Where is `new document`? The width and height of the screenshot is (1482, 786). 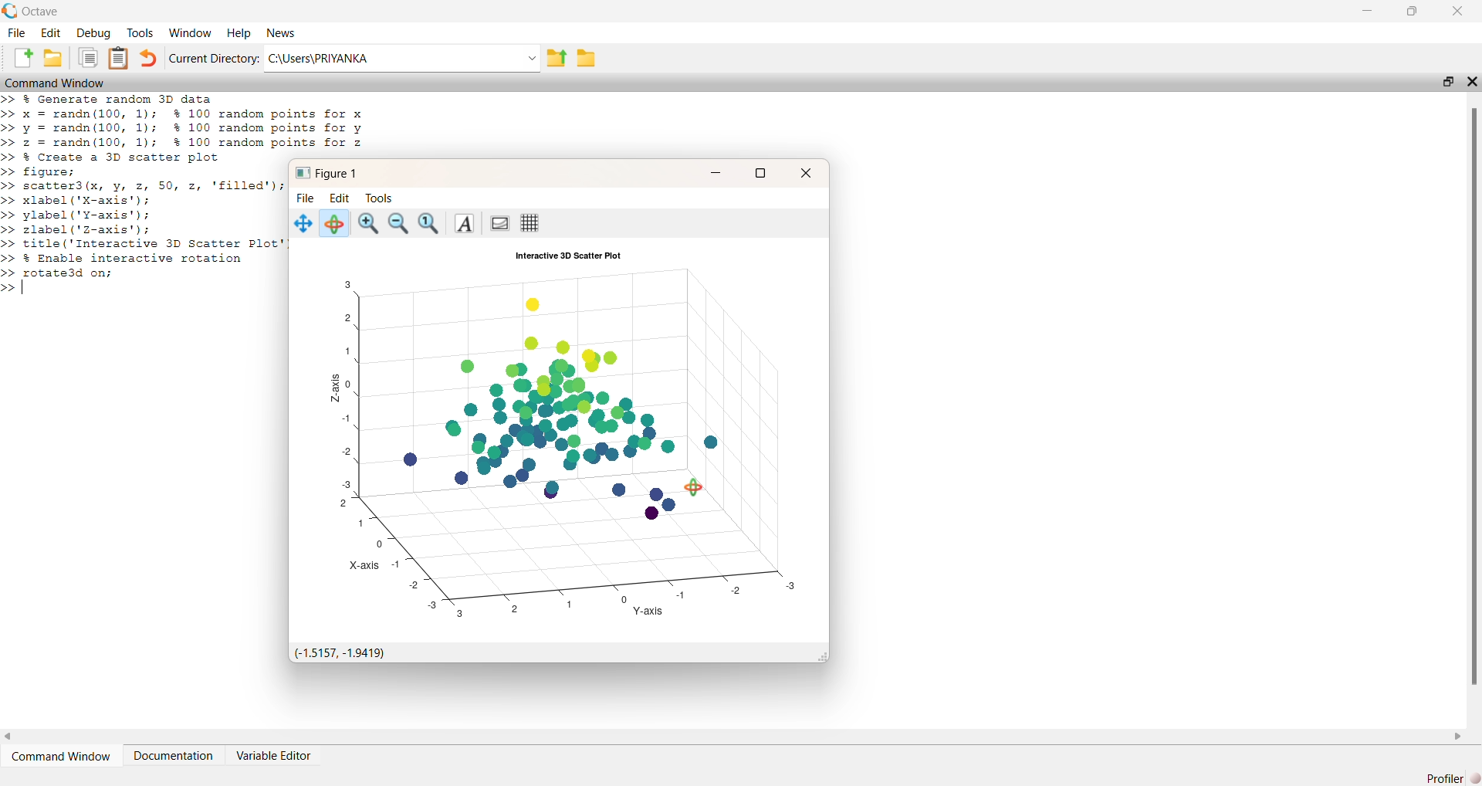
new document is located at coordinates (22, 57).